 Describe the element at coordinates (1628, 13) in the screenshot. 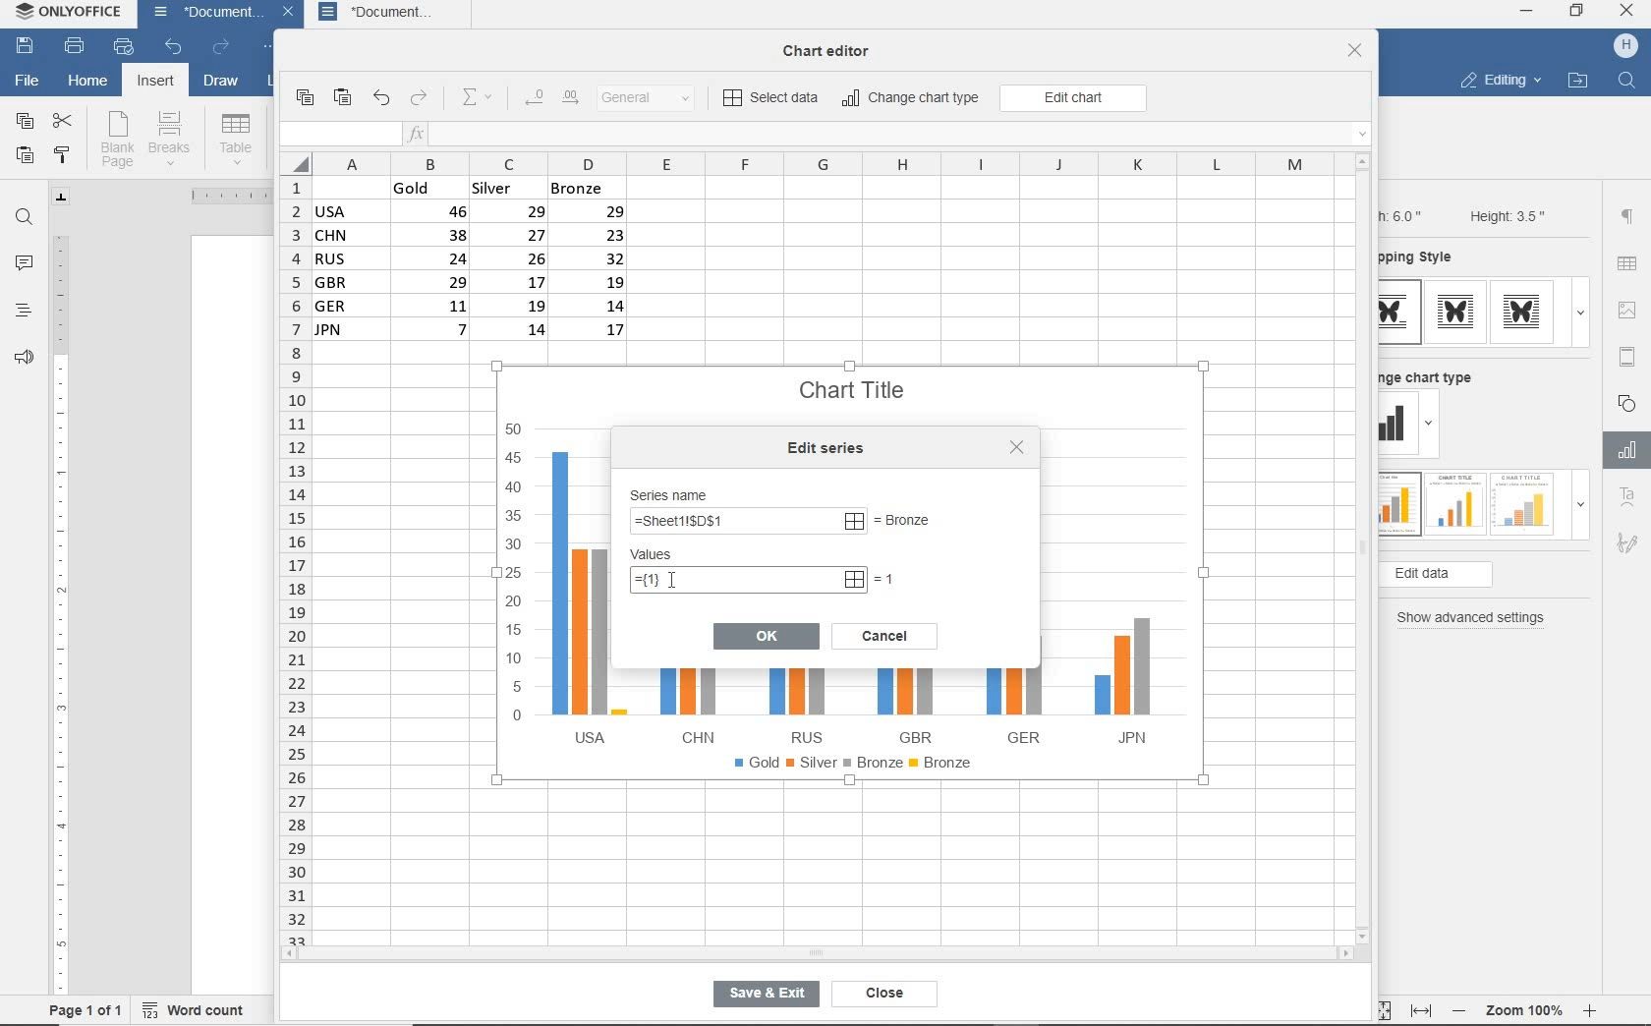

I see `close` at that location.